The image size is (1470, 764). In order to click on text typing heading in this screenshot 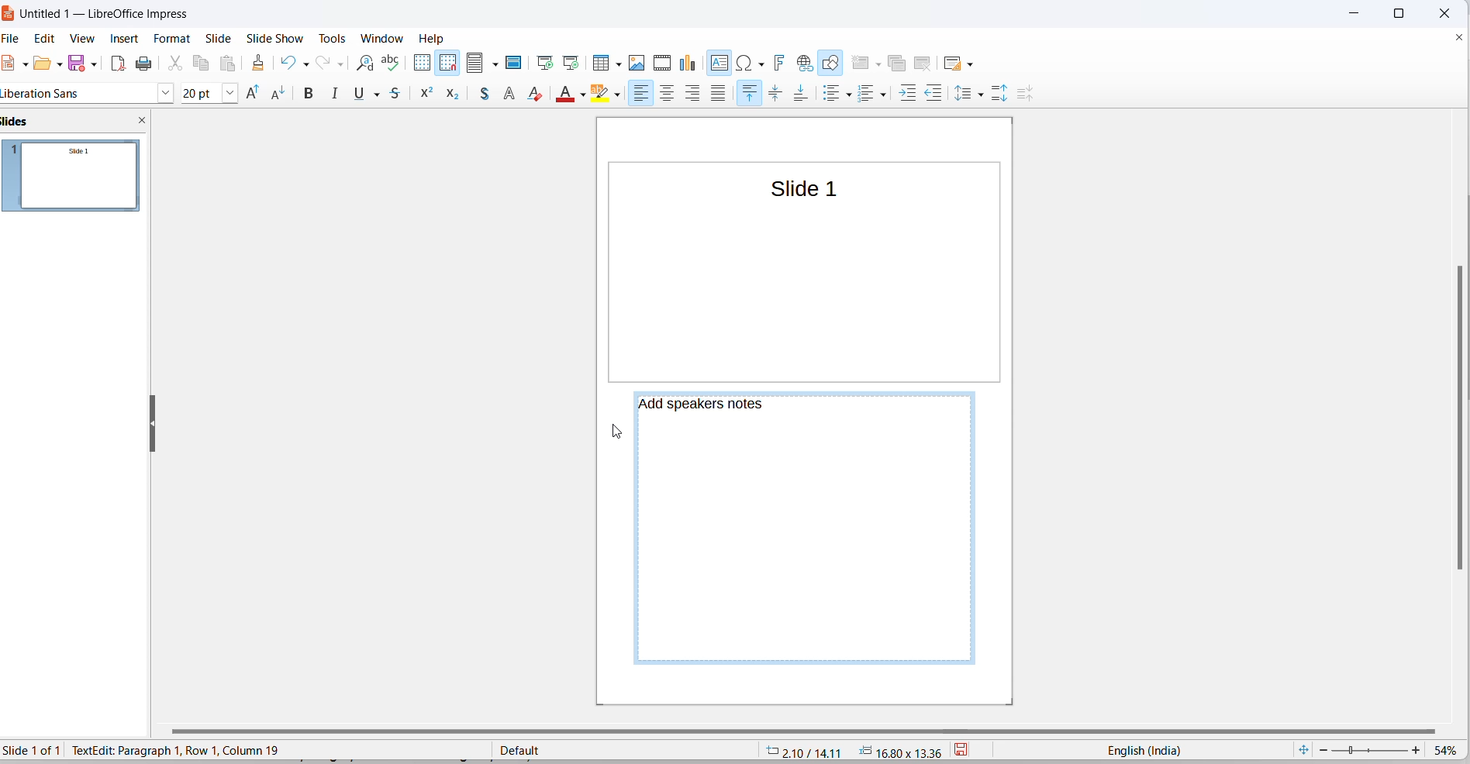, I will do `click(174, 749)`.